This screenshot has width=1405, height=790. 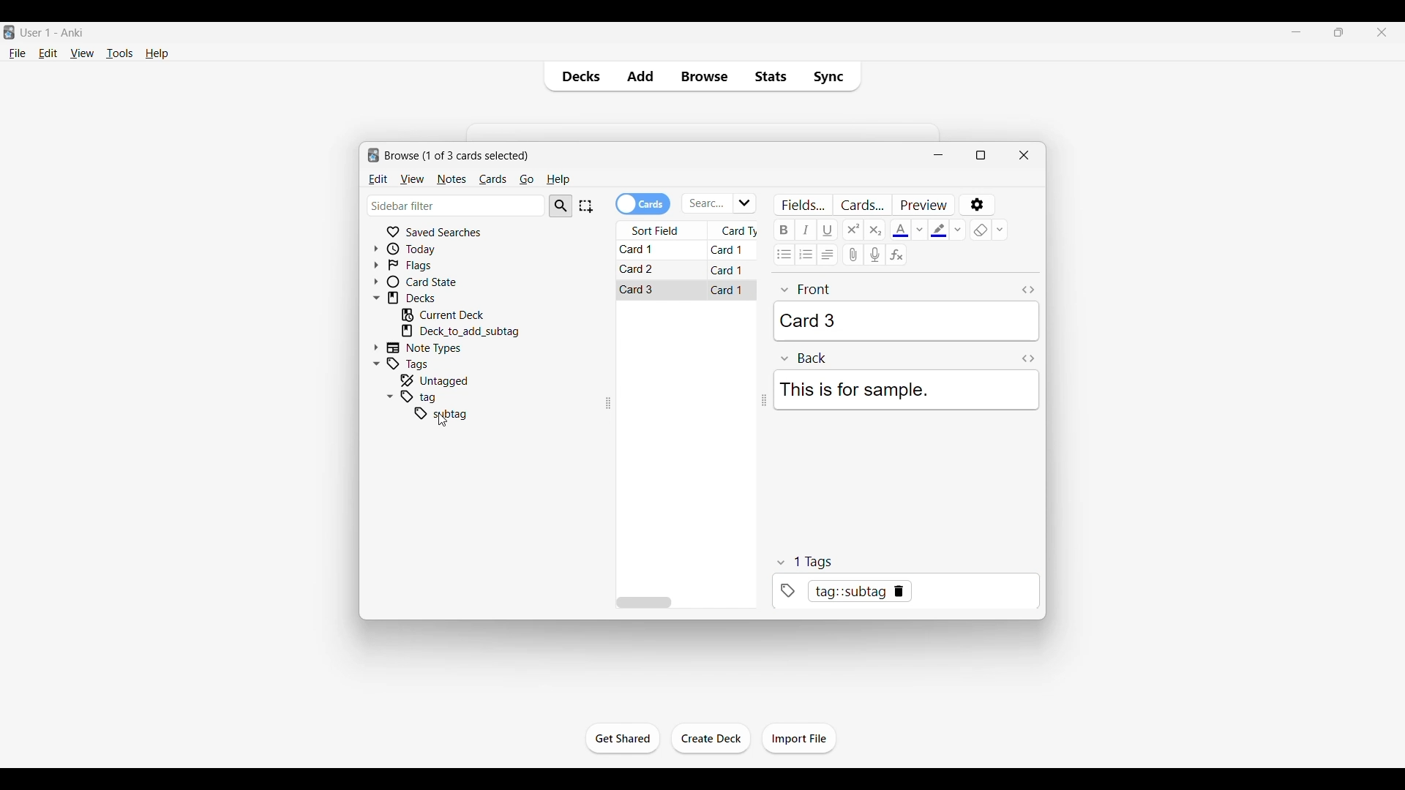 What do you see at coordinates (704, 76) in the screenshot?
I see `Browse` at bounding box center [704, 76].